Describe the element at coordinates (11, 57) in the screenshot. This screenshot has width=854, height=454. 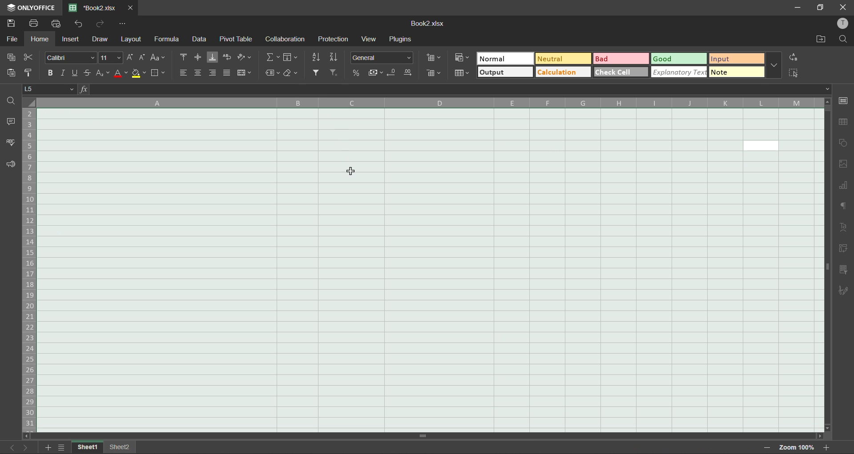
I see `copy` at that location.